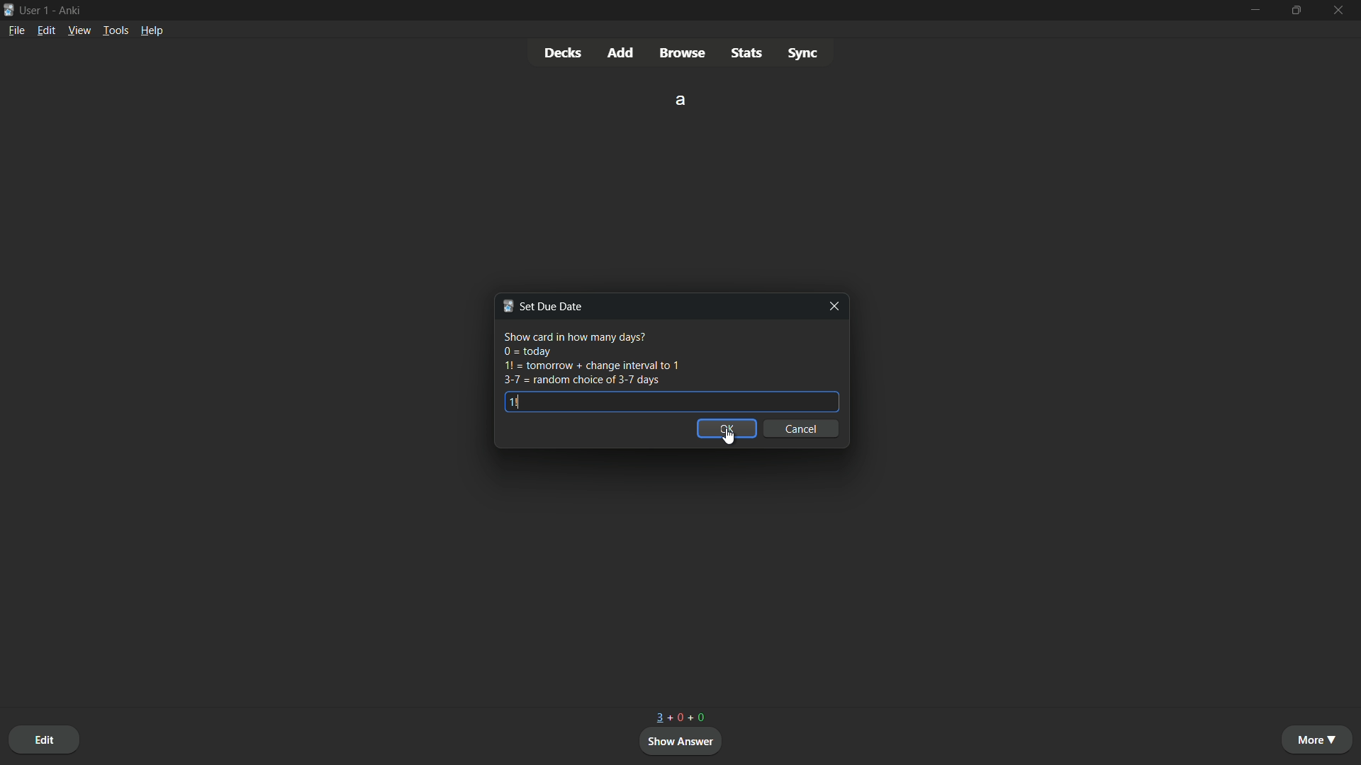 The width and height of the screenshot is (1361, 765). Describe the element at coordinates (153, 30) in the screenshot. I see `help menu` at that location.